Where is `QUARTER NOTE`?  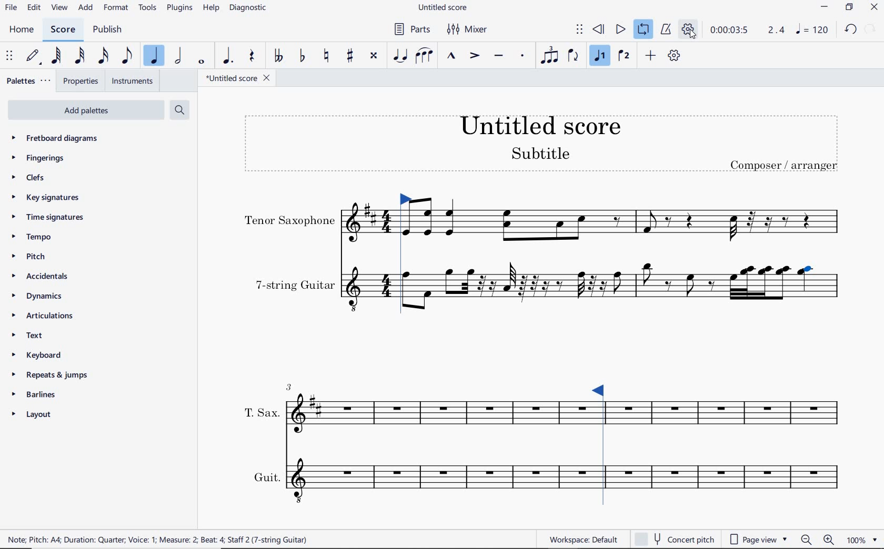 QUARTER NOTE is located at coordinates (154, 56).